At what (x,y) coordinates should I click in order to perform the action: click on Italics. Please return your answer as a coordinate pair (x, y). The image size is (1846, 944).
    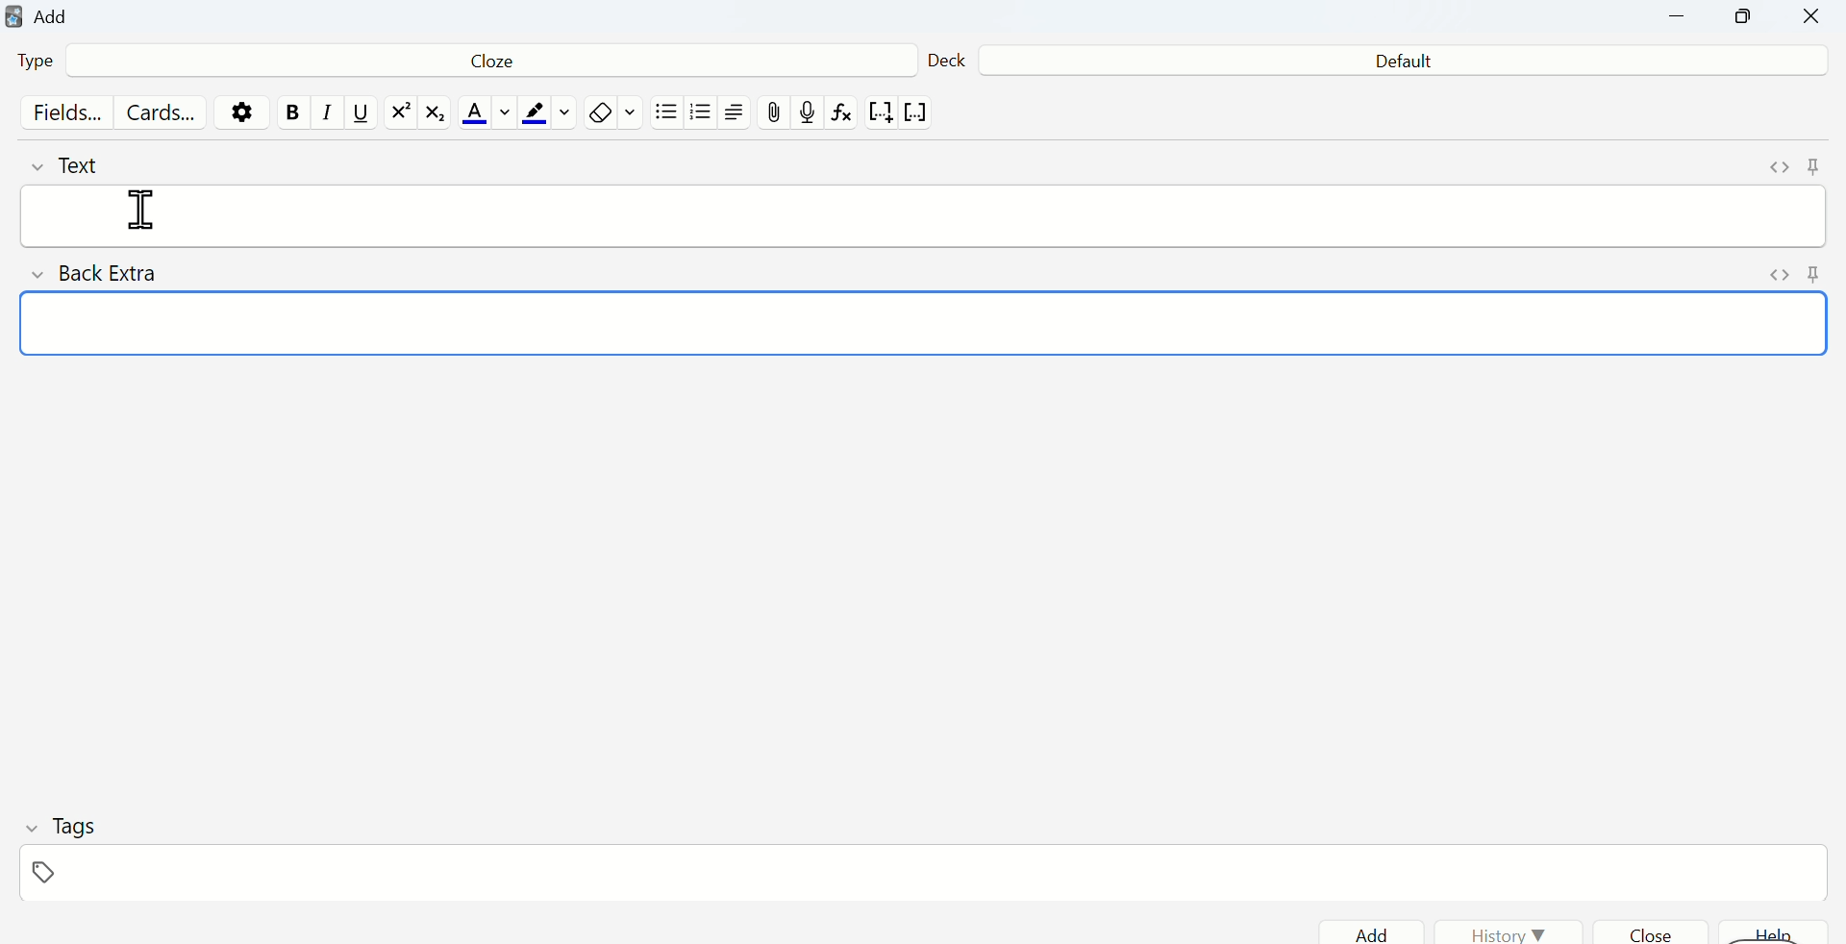
    Looking at the image, I should click on (322, 118).